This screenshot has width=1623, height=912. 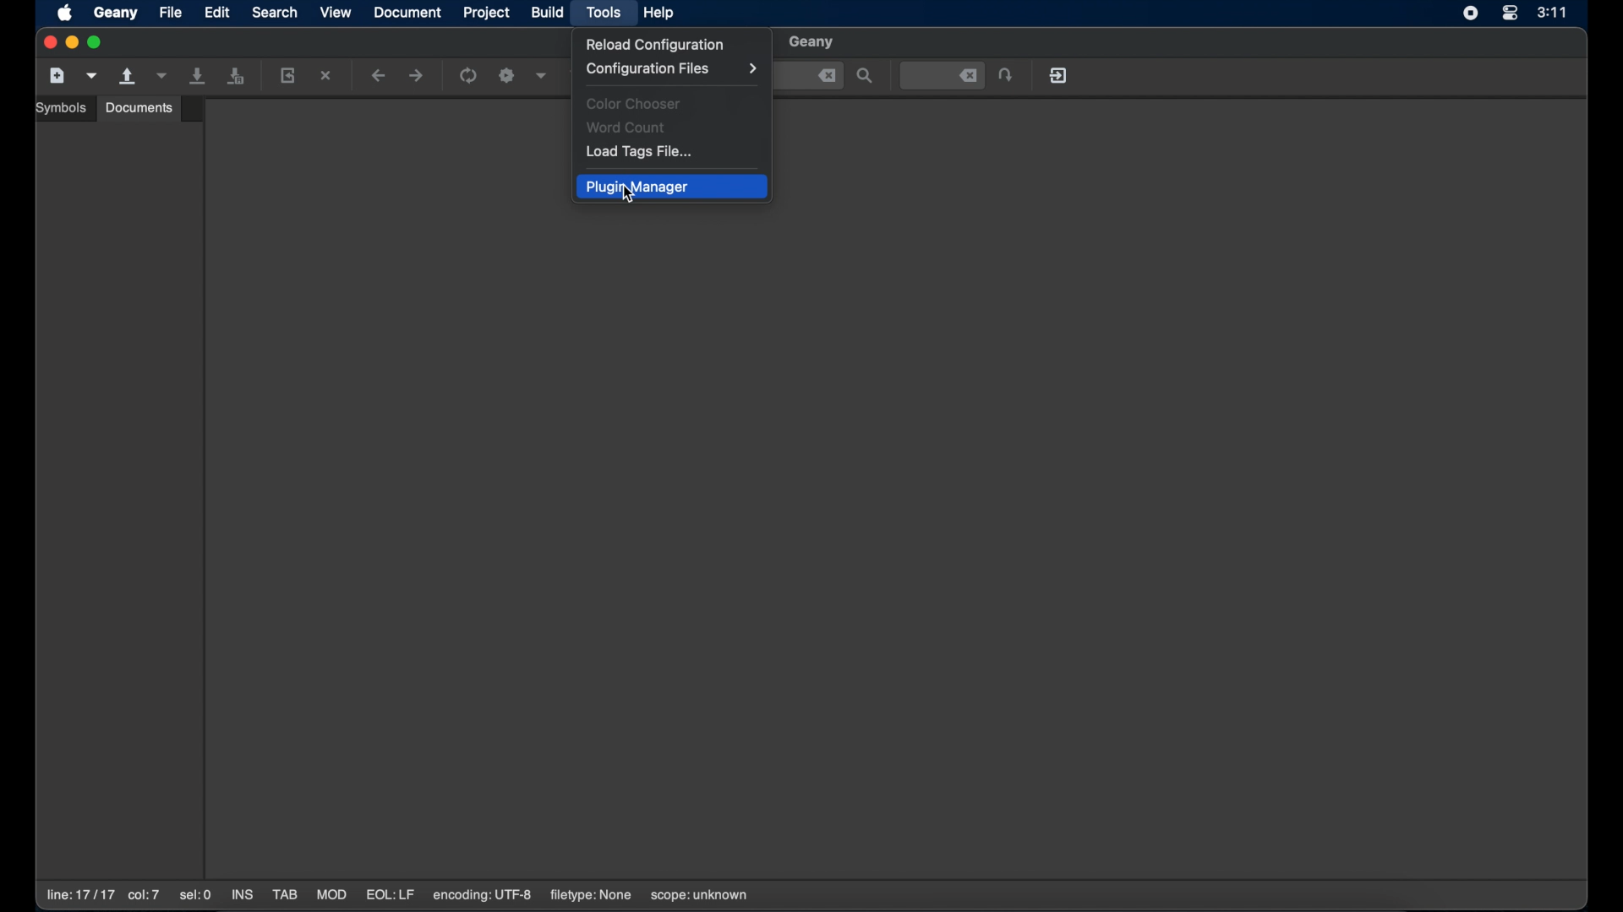 What do you see at coordinates (331, 895) in the screenshot?
I see `MOD` at bounding box center [331, 895].